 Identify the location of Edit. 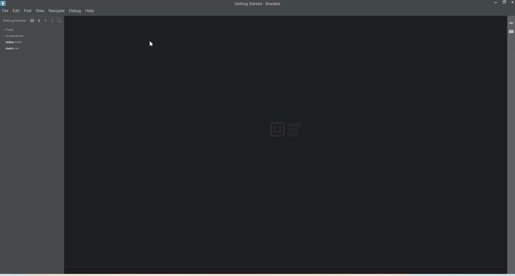
(16, 11).